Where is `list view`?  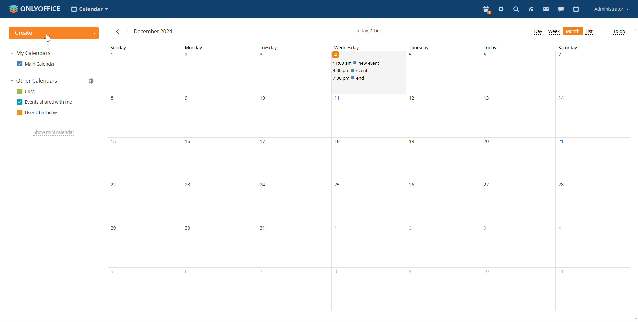 list view is located at coordinates (590, 32).